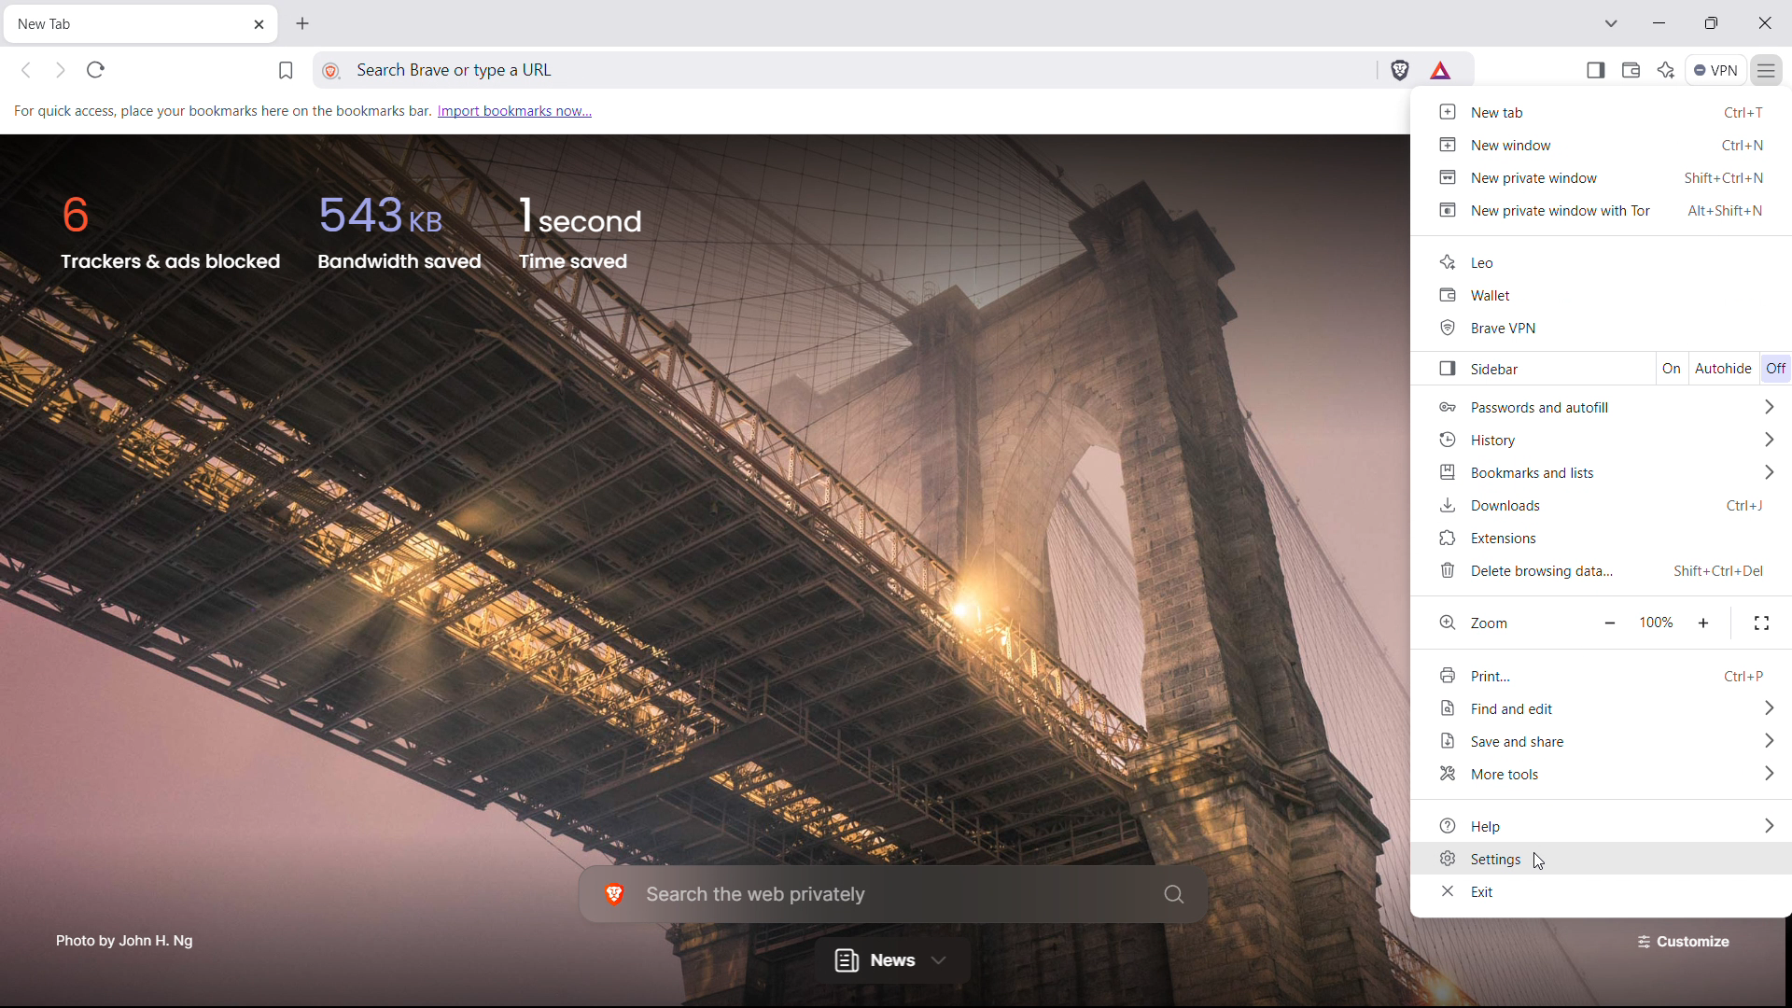  What do you see at coordinates (1604, 858) in the screenshot?
I see `settings` at bounding box center [1604, 858].